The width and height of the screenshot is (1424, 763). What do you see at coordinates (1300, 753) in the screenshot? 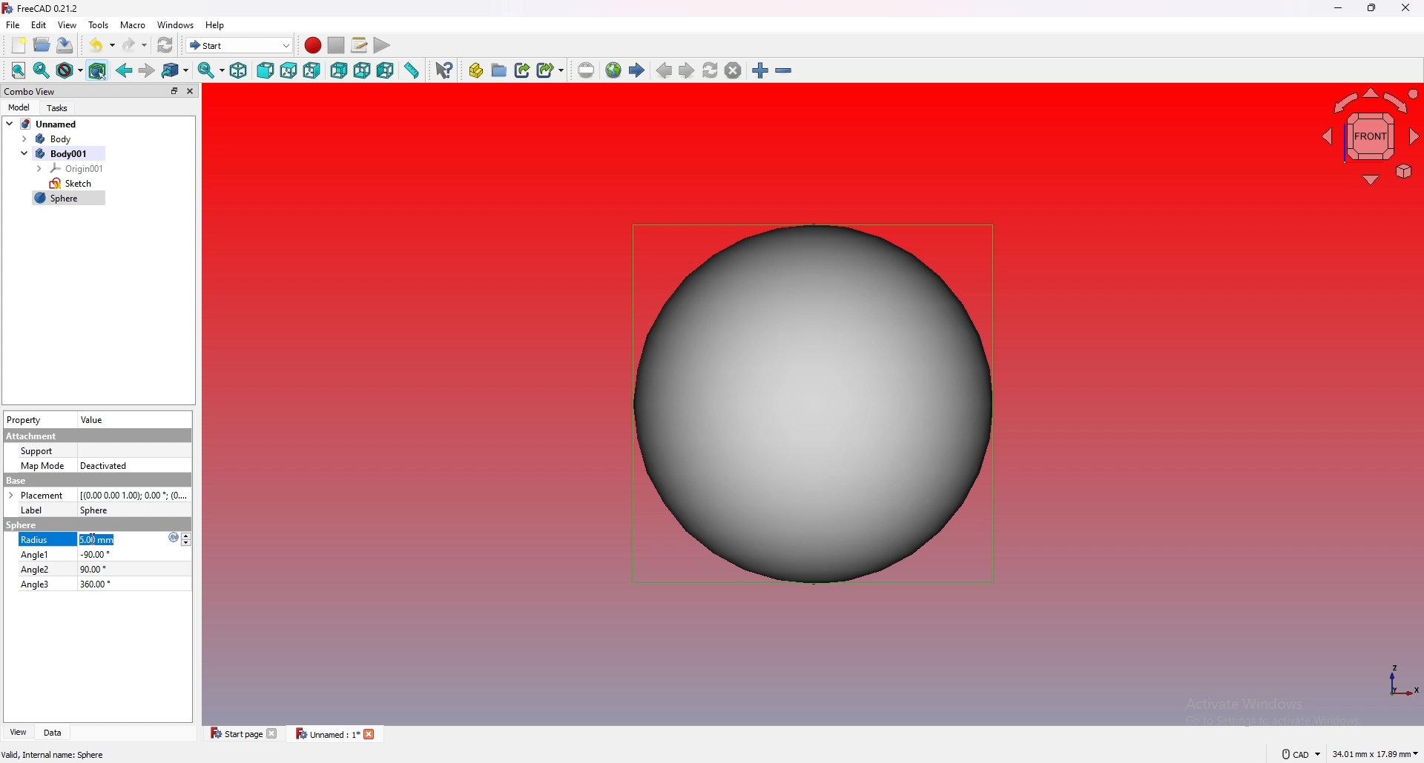
I see `CAD navigation` at bounding box center [1300, 753].